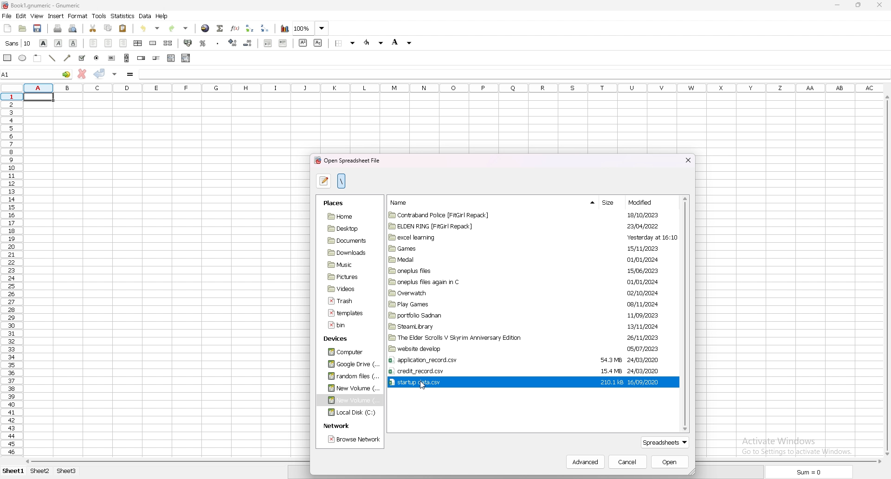  I want to click on decrease indent, so click(267, 43).